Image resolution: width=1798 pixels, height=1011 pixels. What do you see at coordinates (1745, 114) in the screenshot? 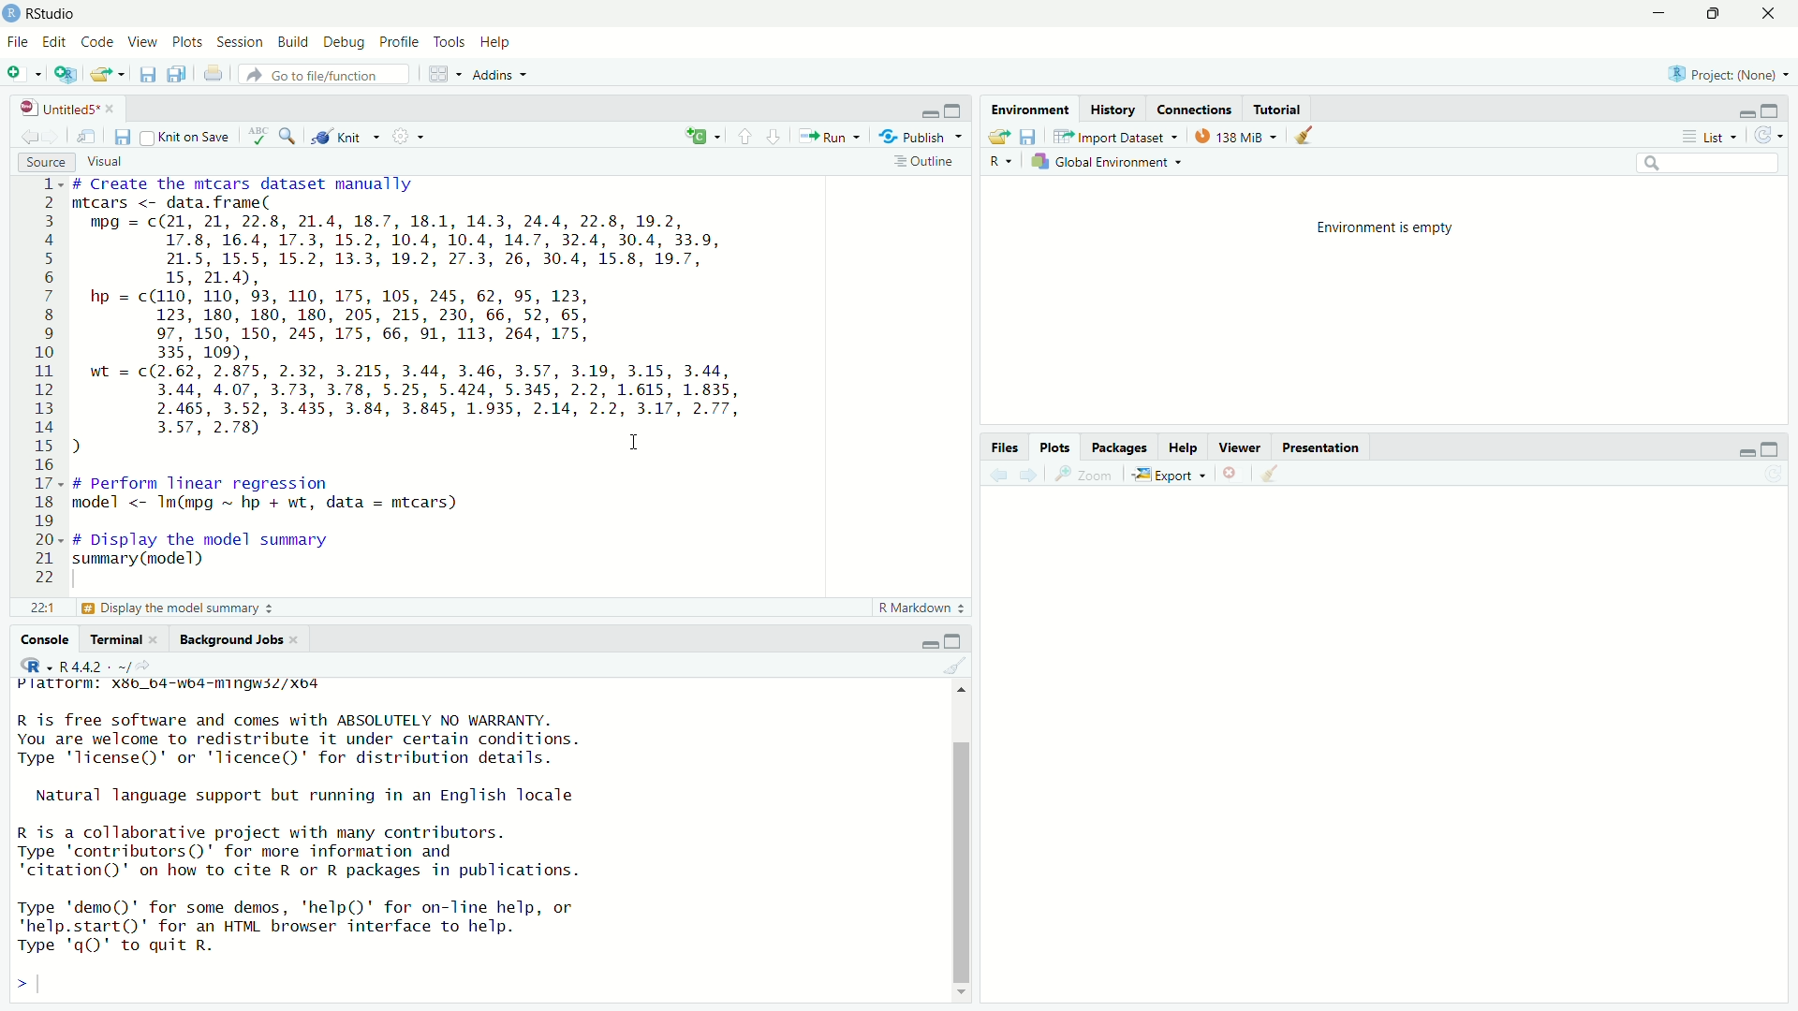
I see `minimize` at bounding box center [1745, 114].